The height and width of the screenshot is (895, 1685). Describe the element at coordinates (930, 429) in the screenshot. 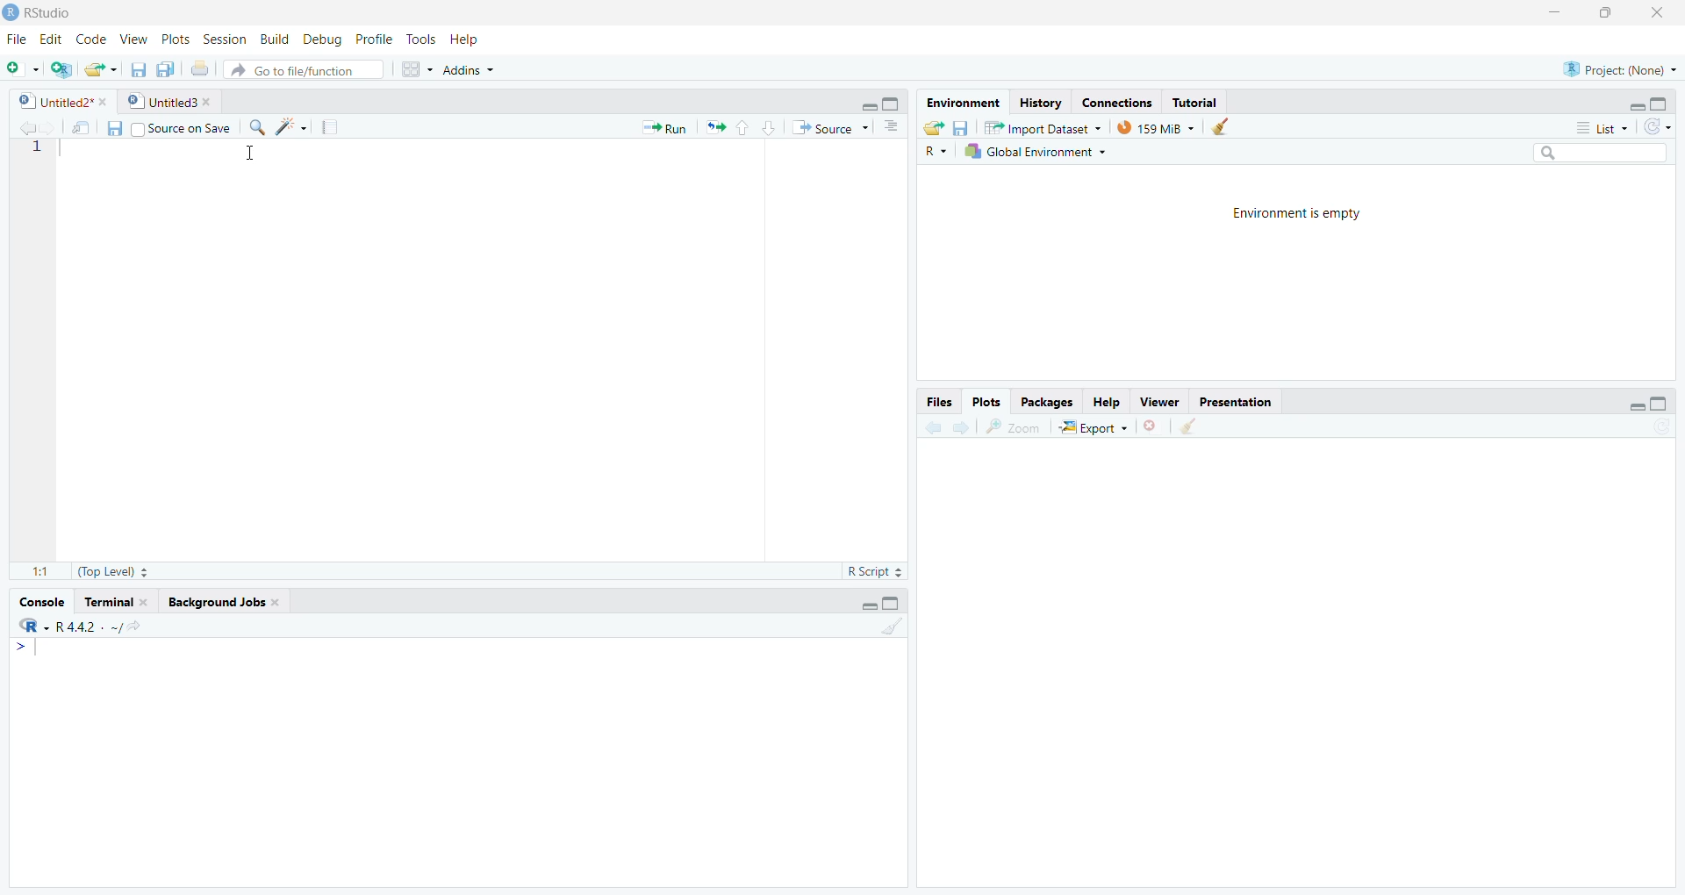

I see `Previous` at that location.